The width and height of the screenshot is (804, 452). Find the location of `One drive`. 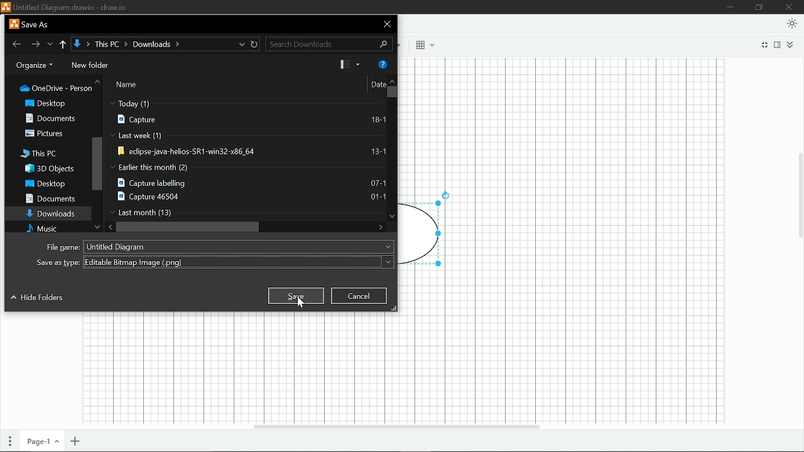

One drive is located at coordinates (57, 90).